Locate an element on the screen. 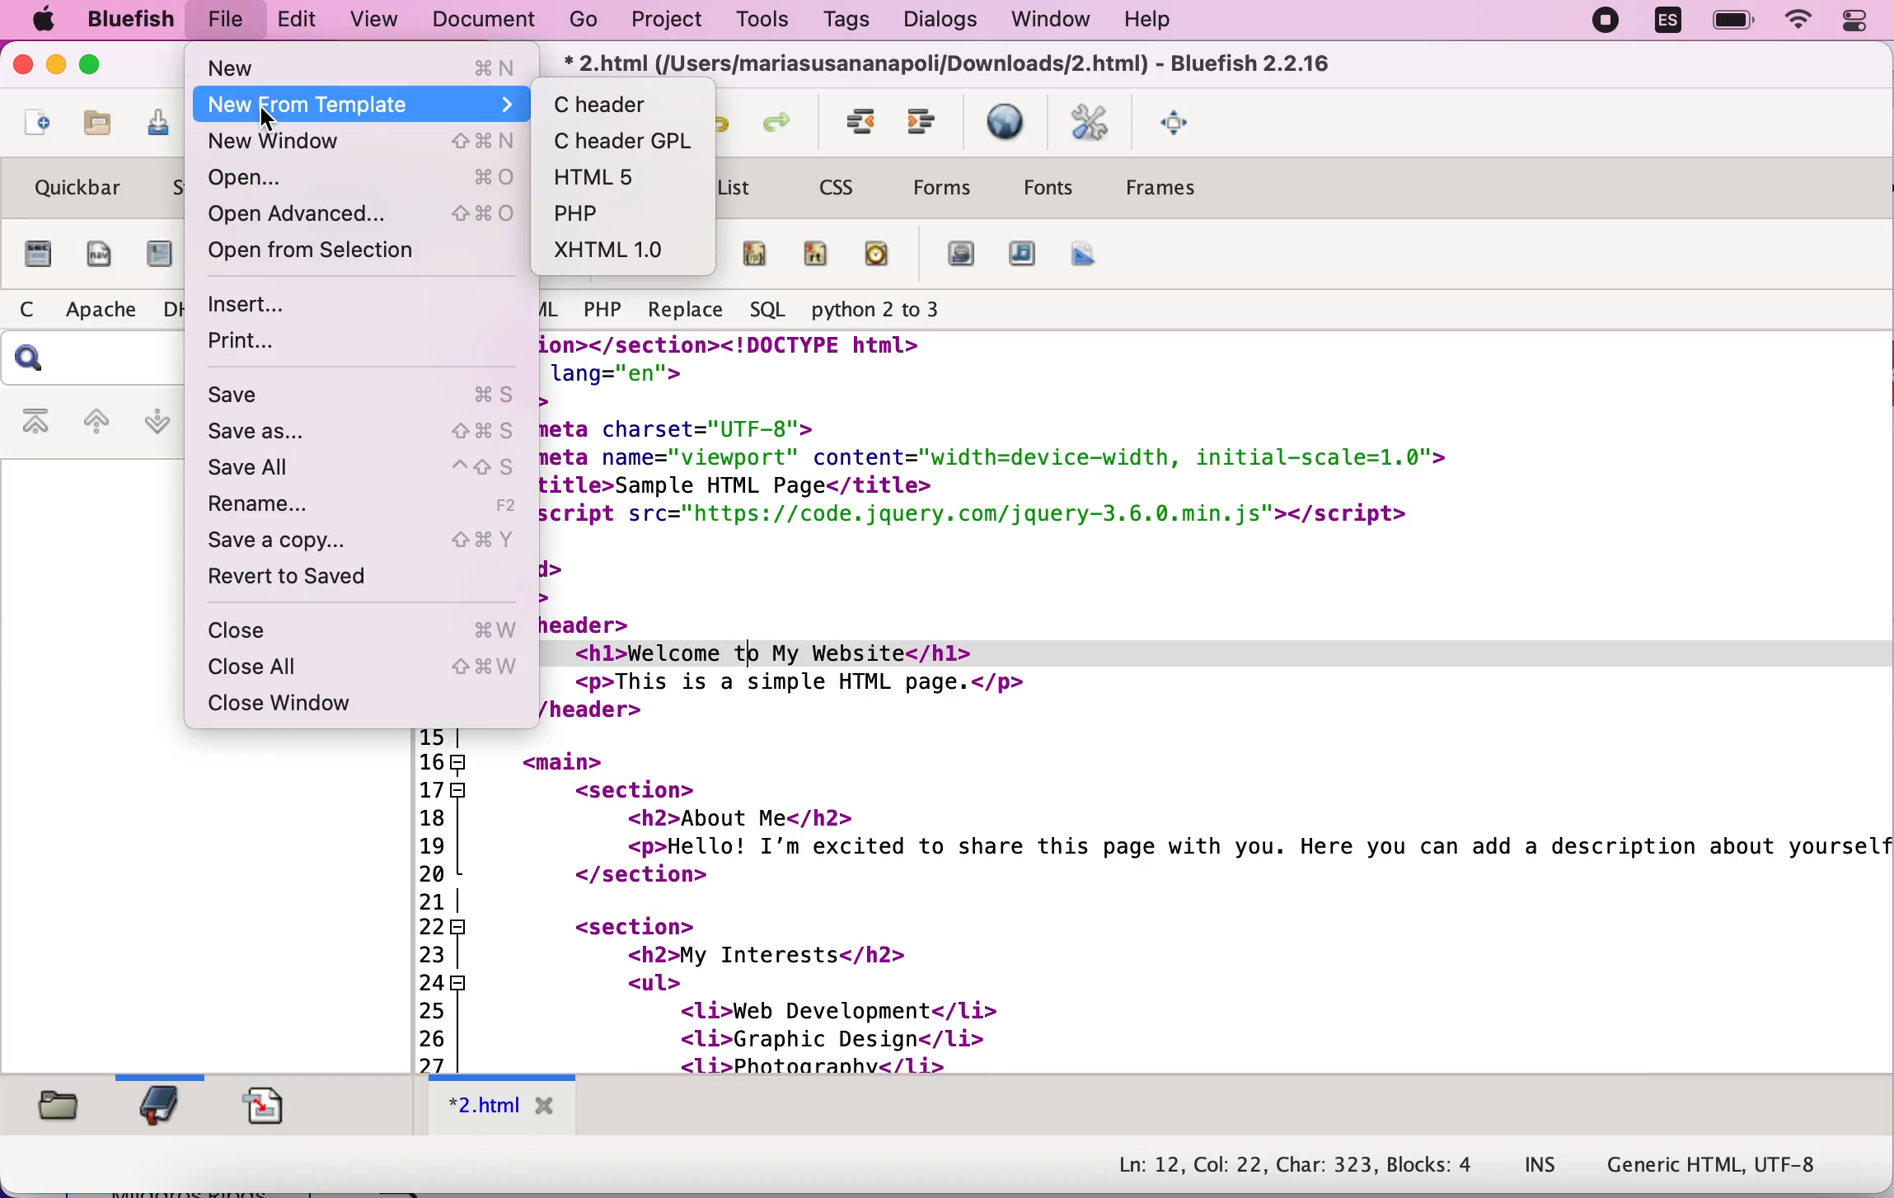 Image resolution: width=1894 pixels, height=1198 pixels. new from template is located at coordinates (366, 105).